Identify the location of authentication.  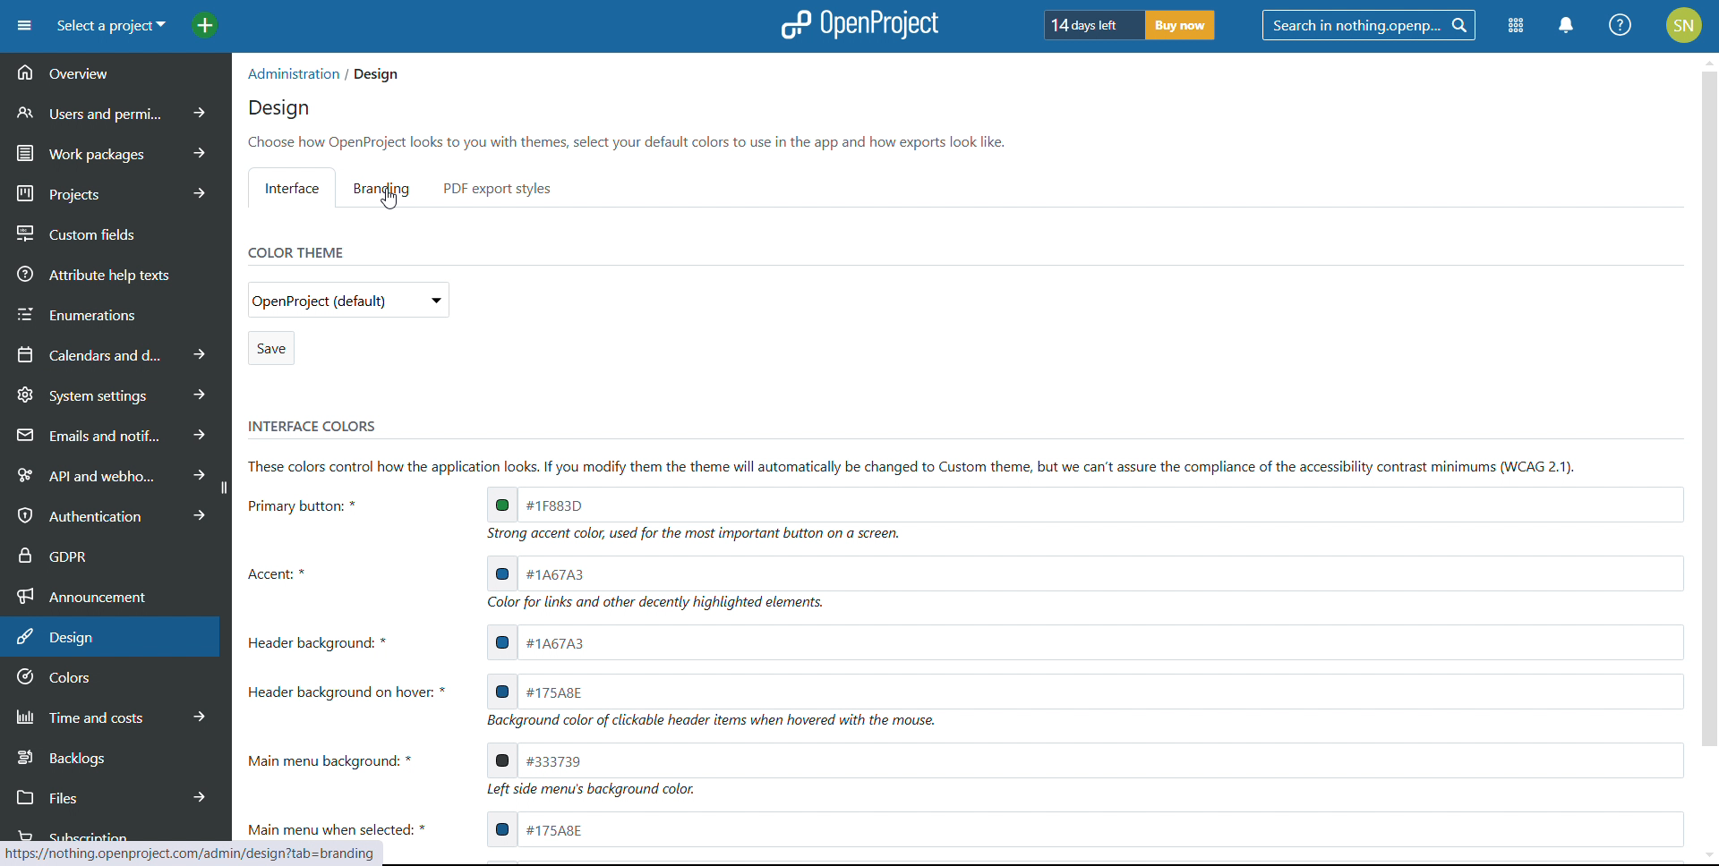
(106, 515).